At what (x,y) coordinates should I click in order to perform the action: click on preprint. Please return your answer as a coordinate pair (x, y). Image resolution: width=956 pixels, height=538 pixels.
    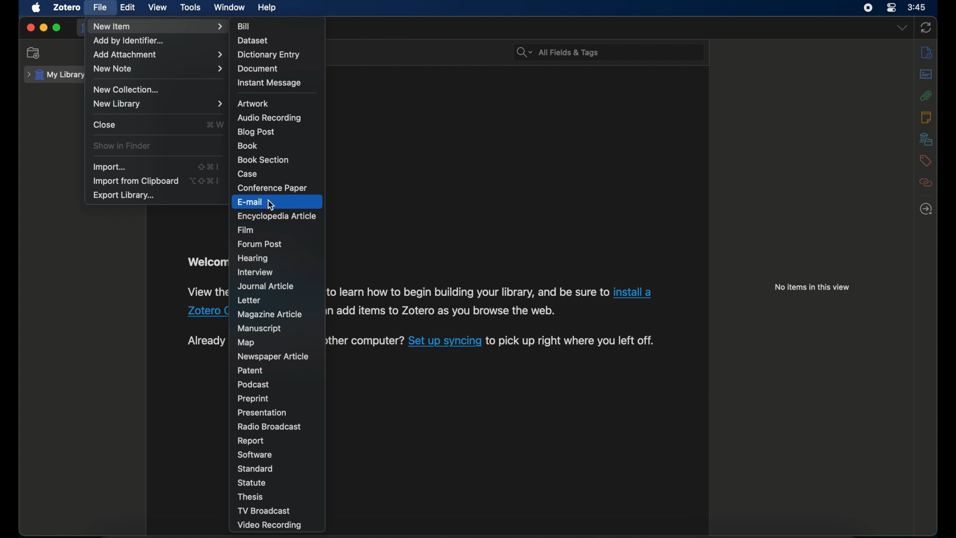
    Looking at the image, I should click on (253, 399).